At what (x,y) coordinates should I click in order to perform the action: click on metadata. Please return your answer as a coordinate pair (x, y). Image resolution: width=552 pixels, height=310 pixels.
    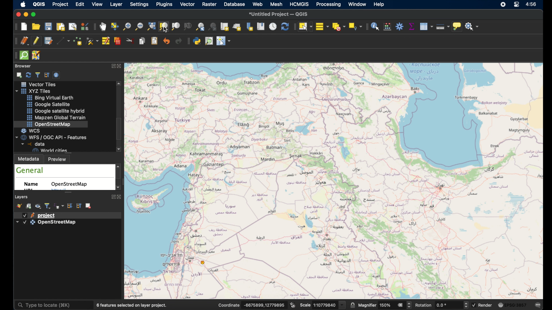
    Looking at the image, I should click on (29, 158).